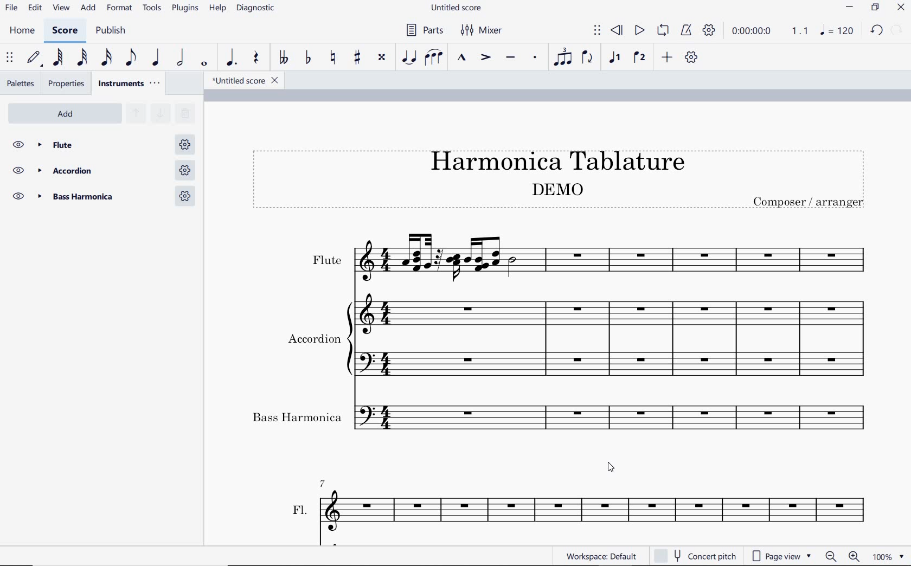 Image resolution: width=911 pixels, height=566 pixels. Describe the element at coordinates (69, 114) in the screenshot. I see `Add` at that location.